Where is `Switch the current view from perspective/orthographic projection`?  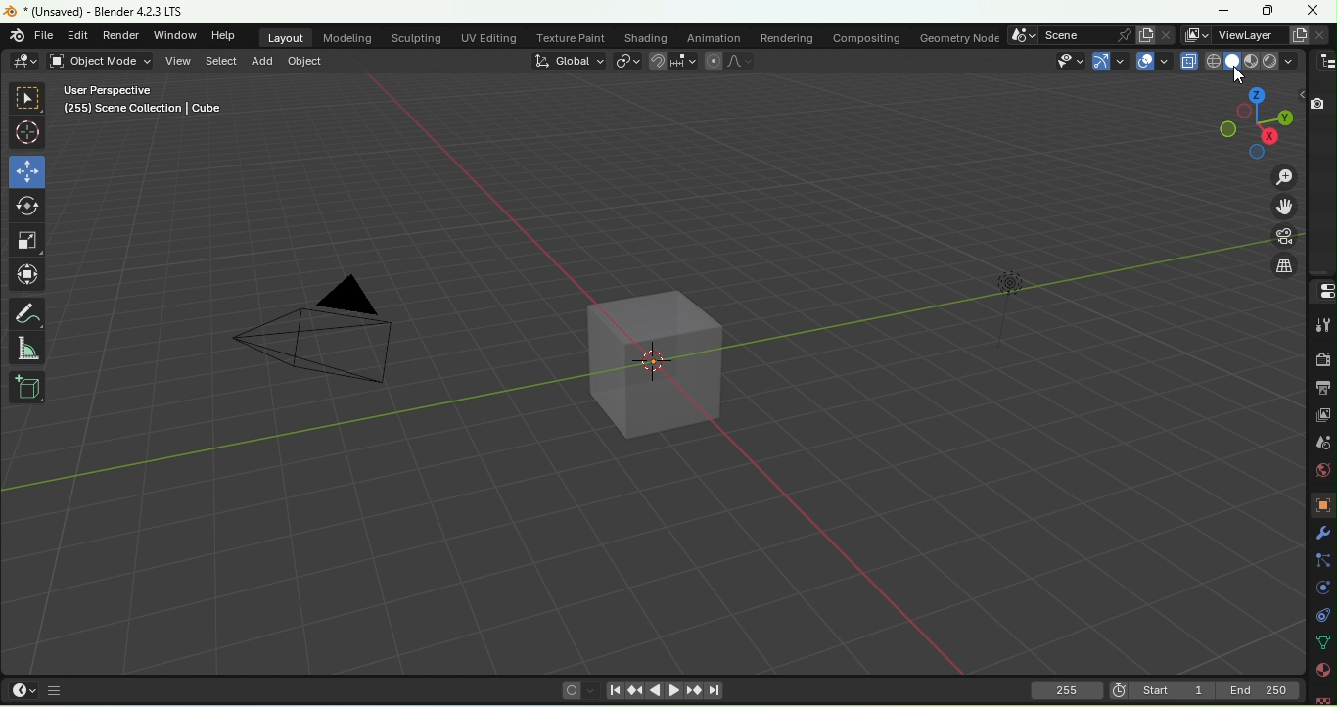 Switch the current view from perspective/orthographic projection is located at coordinates (1280, 267).